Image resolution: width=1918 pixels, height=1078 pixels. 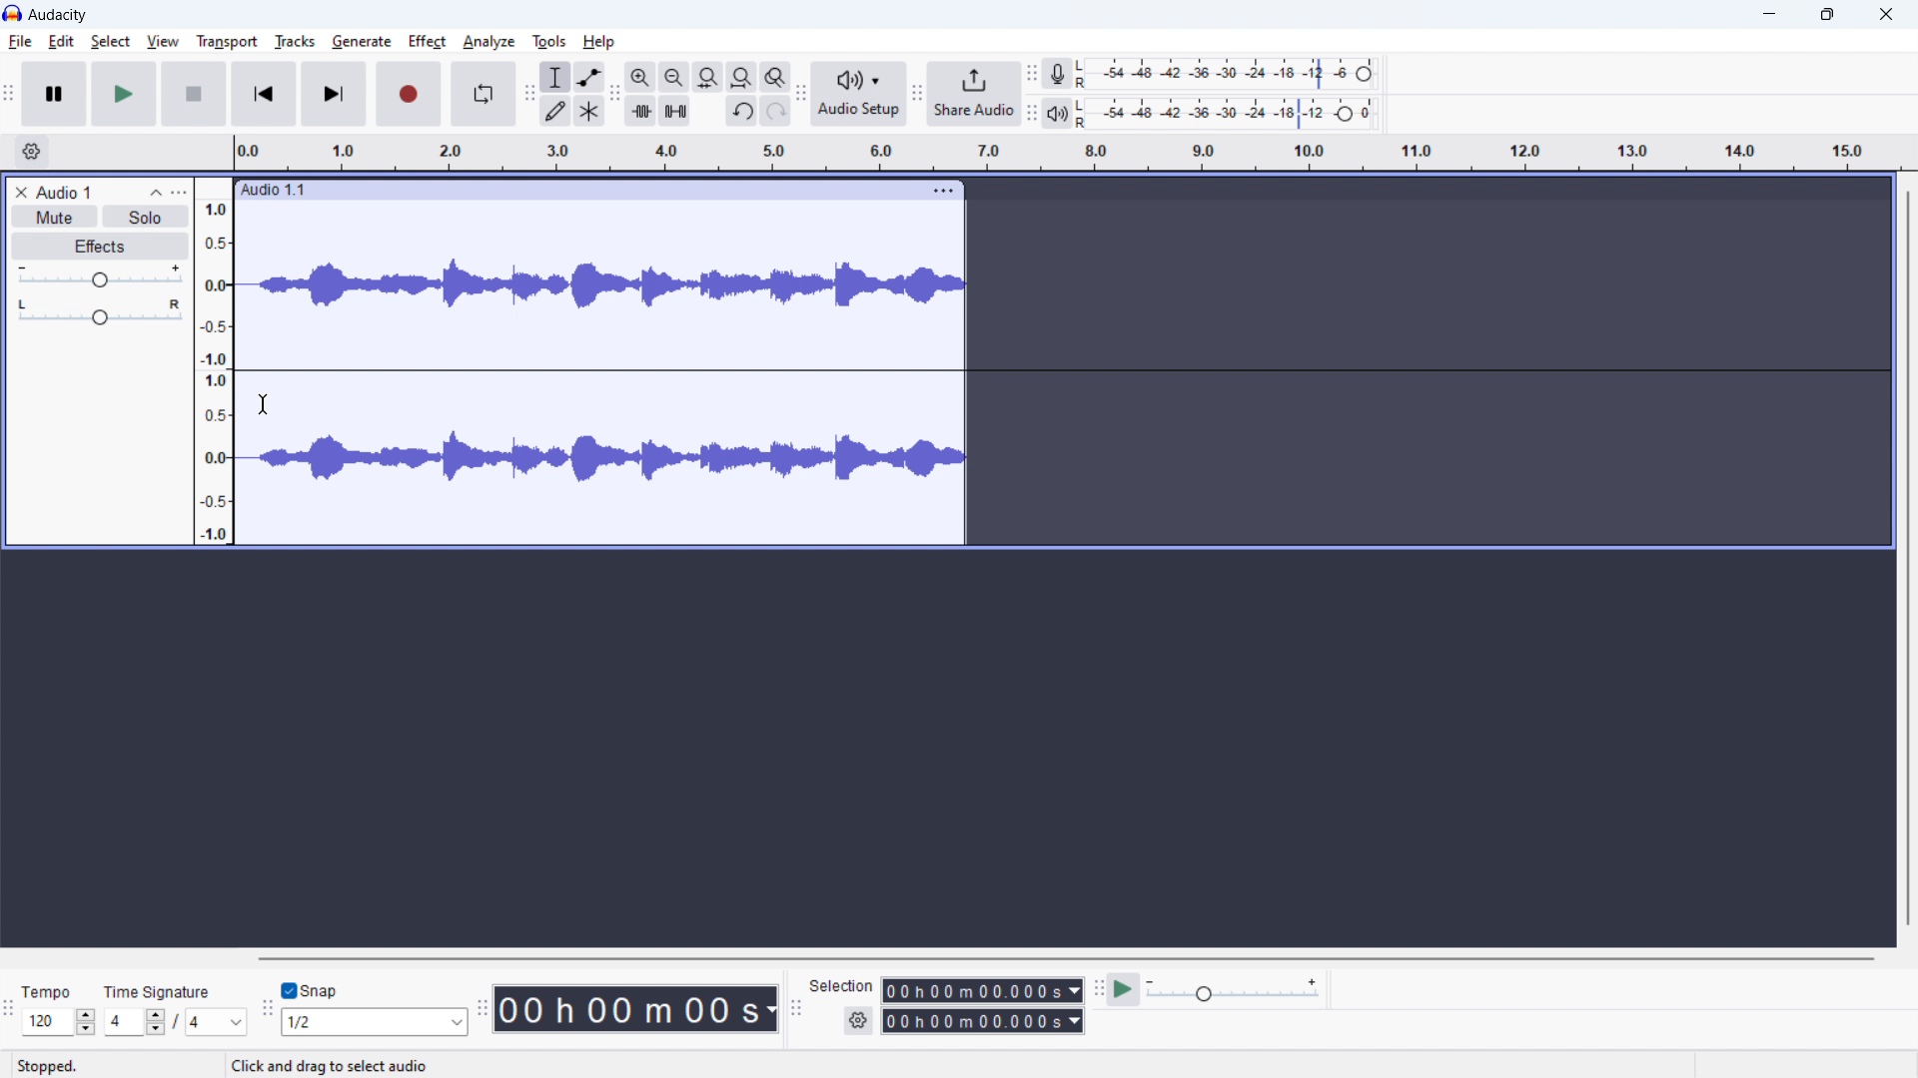 I want to click on amplitude, so click(x=212, y=361).